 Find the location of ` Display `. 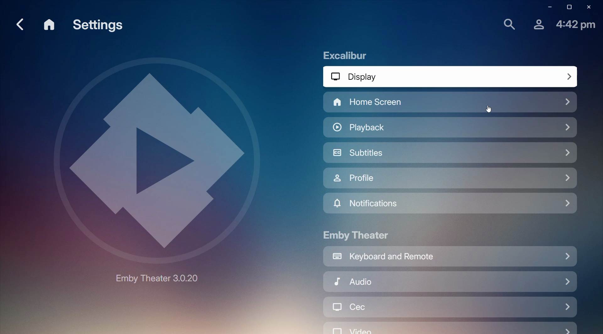

 Display  is located at coordinates (449, 77).